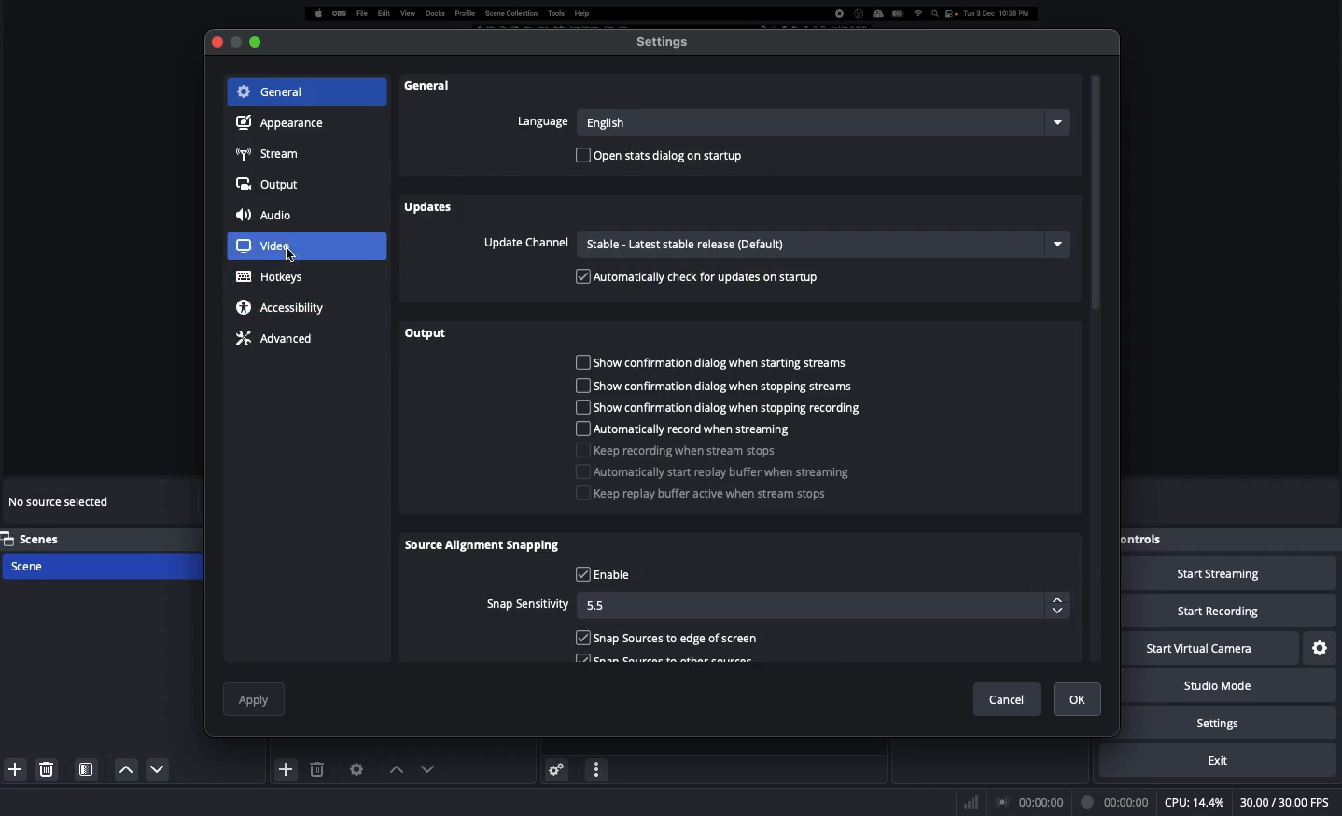 This screenshot has width=1342, height=816. Describe the element at coordinates (1230, 612) in the screenshot. I see `Start recording` at that location.